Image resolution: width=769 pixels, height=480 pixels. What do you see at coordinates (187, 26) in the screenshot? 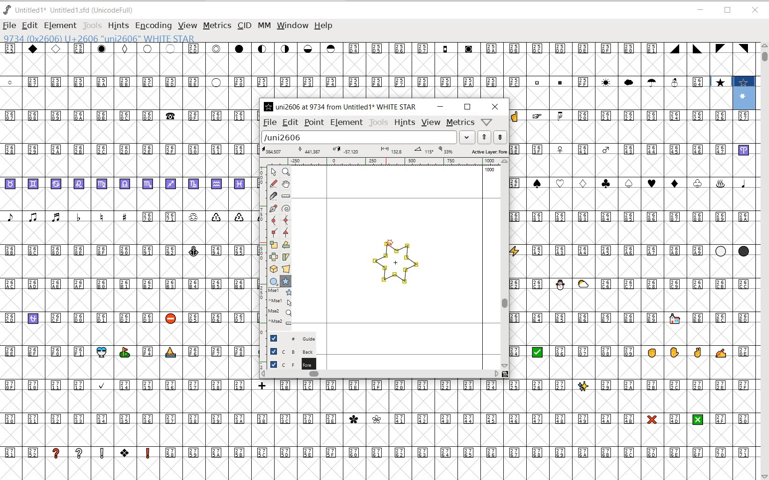
I see `VIEW` at bounding box center [187, 26].